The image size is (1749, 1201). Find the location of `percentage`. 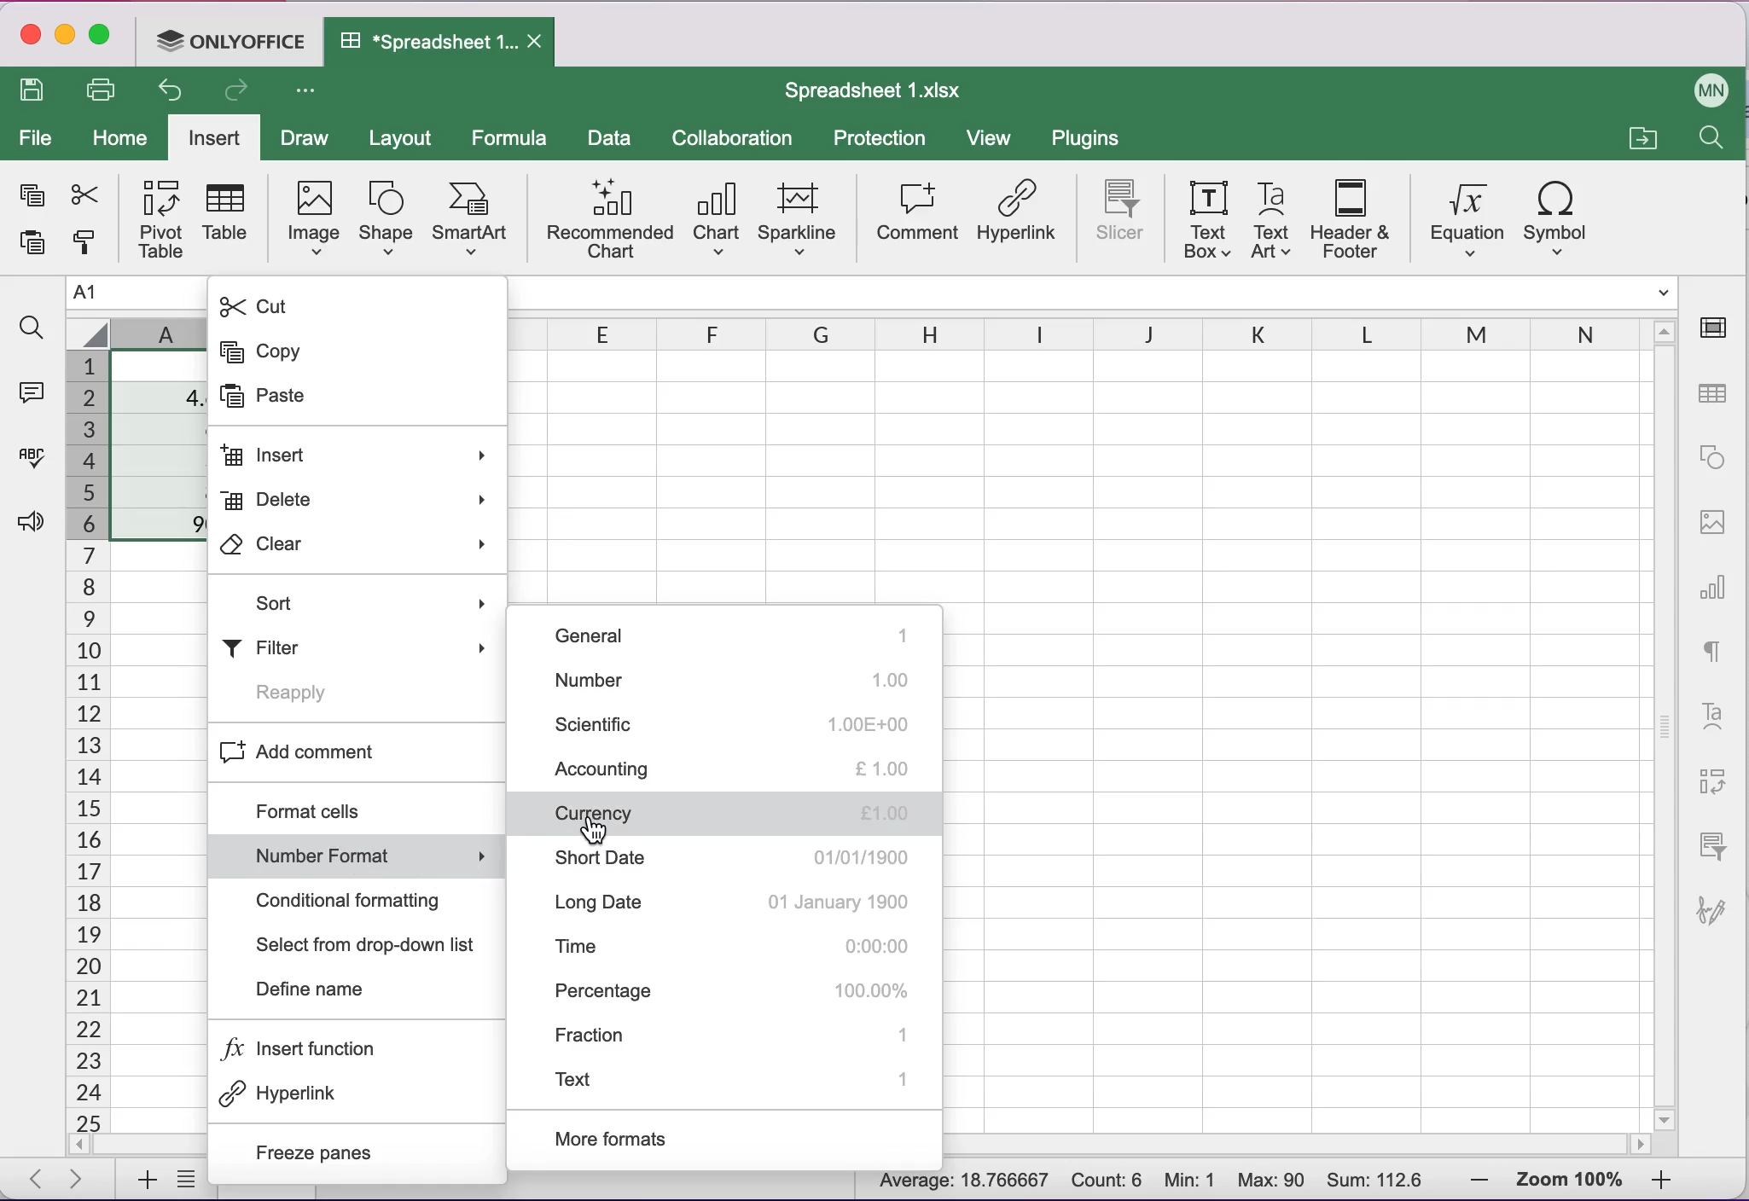

percentage is located at coordinates (730, 990).